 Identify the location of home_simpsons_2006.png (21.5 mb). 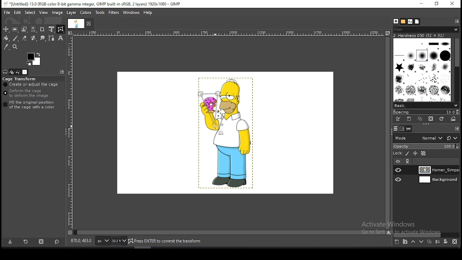
(167, 242).